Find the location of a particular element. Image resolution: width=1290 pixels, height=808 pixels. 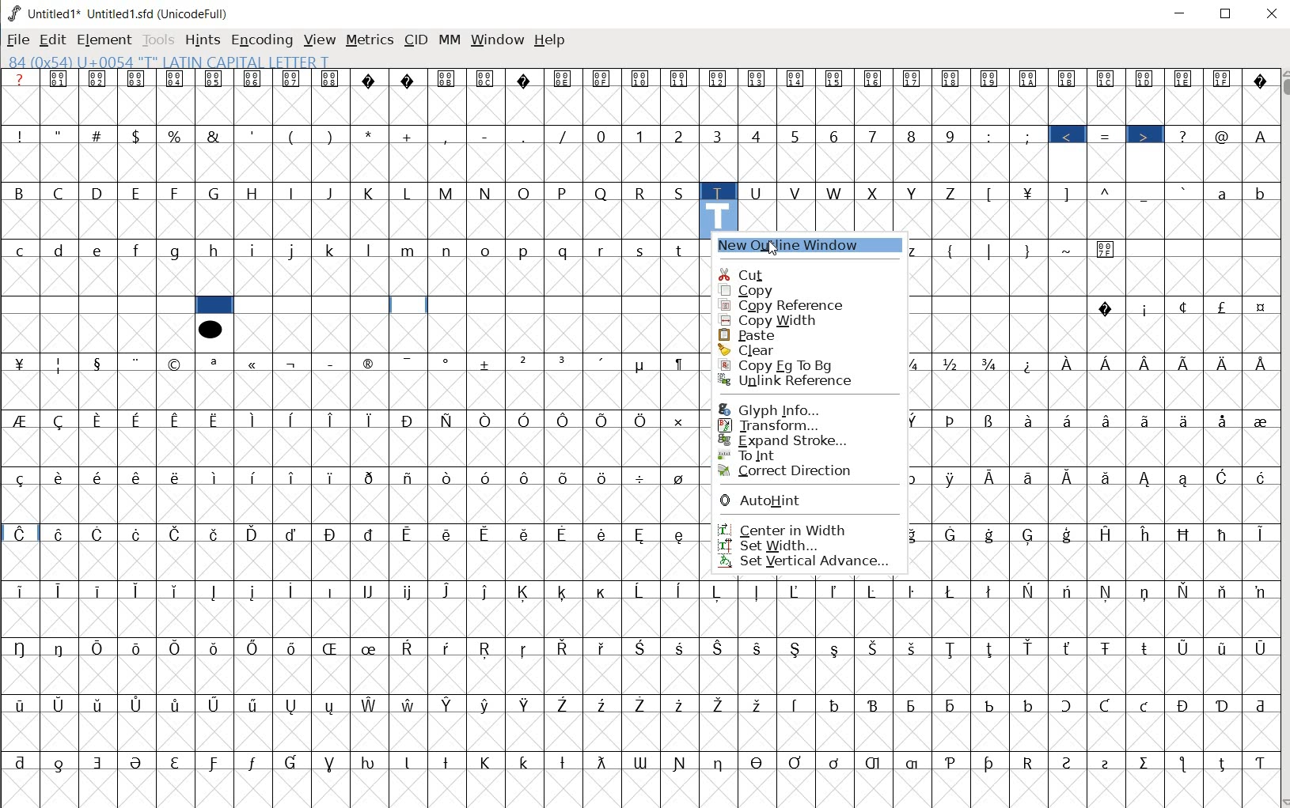

Symbol is located at coordinates (330, 648).